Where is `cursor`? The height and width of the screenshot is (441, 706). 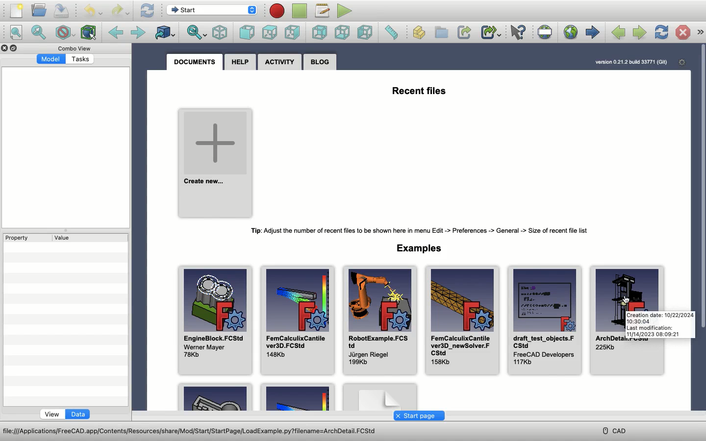 cursor is located at coordinates (629, 303).